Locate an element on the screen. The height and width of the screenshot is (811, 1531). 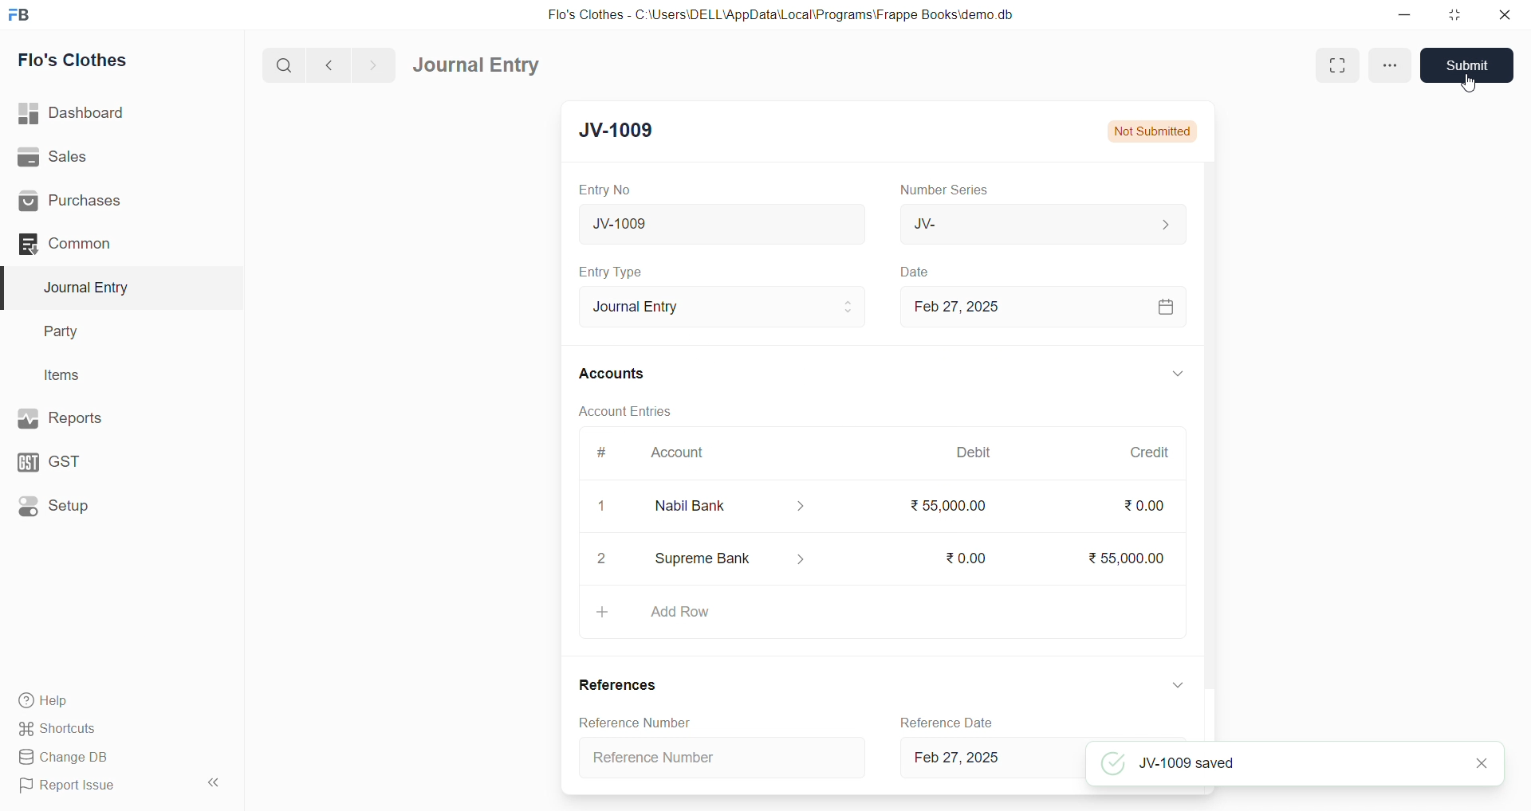
Submit is located at coordinates (1466, 65).